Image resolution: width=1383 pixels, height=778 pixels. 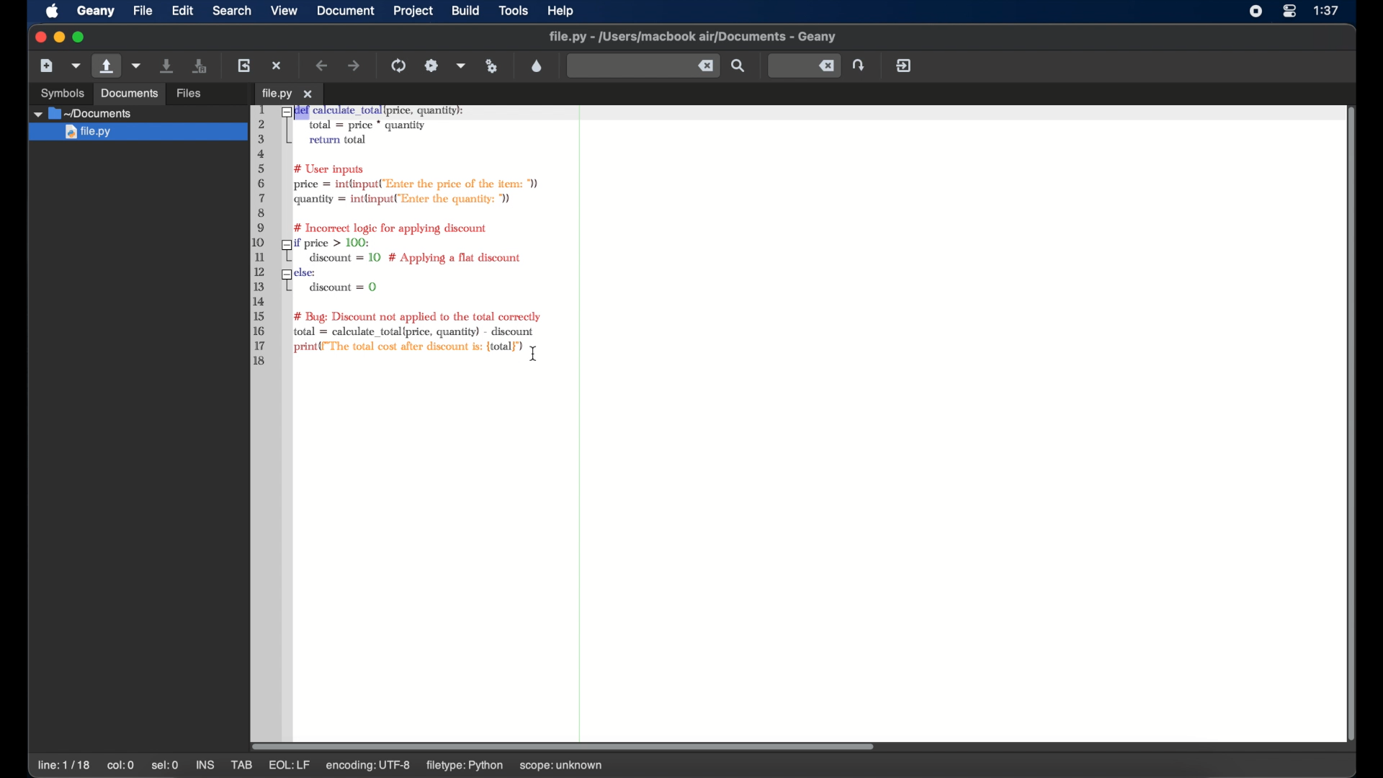 What do you see at coordinates (570, 745) in the screenshot?
I see `scroll bar` at bounding box center [570, 745].